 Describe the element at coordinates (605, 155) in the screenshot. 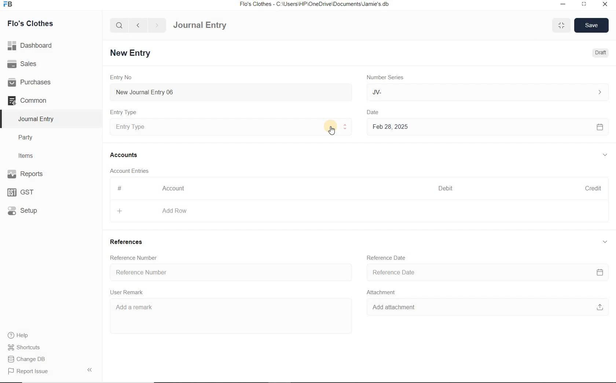

I see `collapse` at that location.